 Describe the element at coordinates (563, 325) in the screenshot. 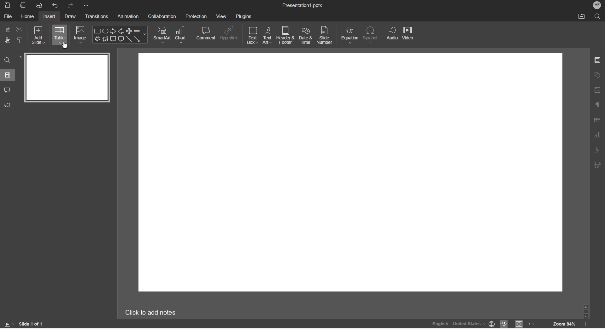

I see `Zoom` at that location.